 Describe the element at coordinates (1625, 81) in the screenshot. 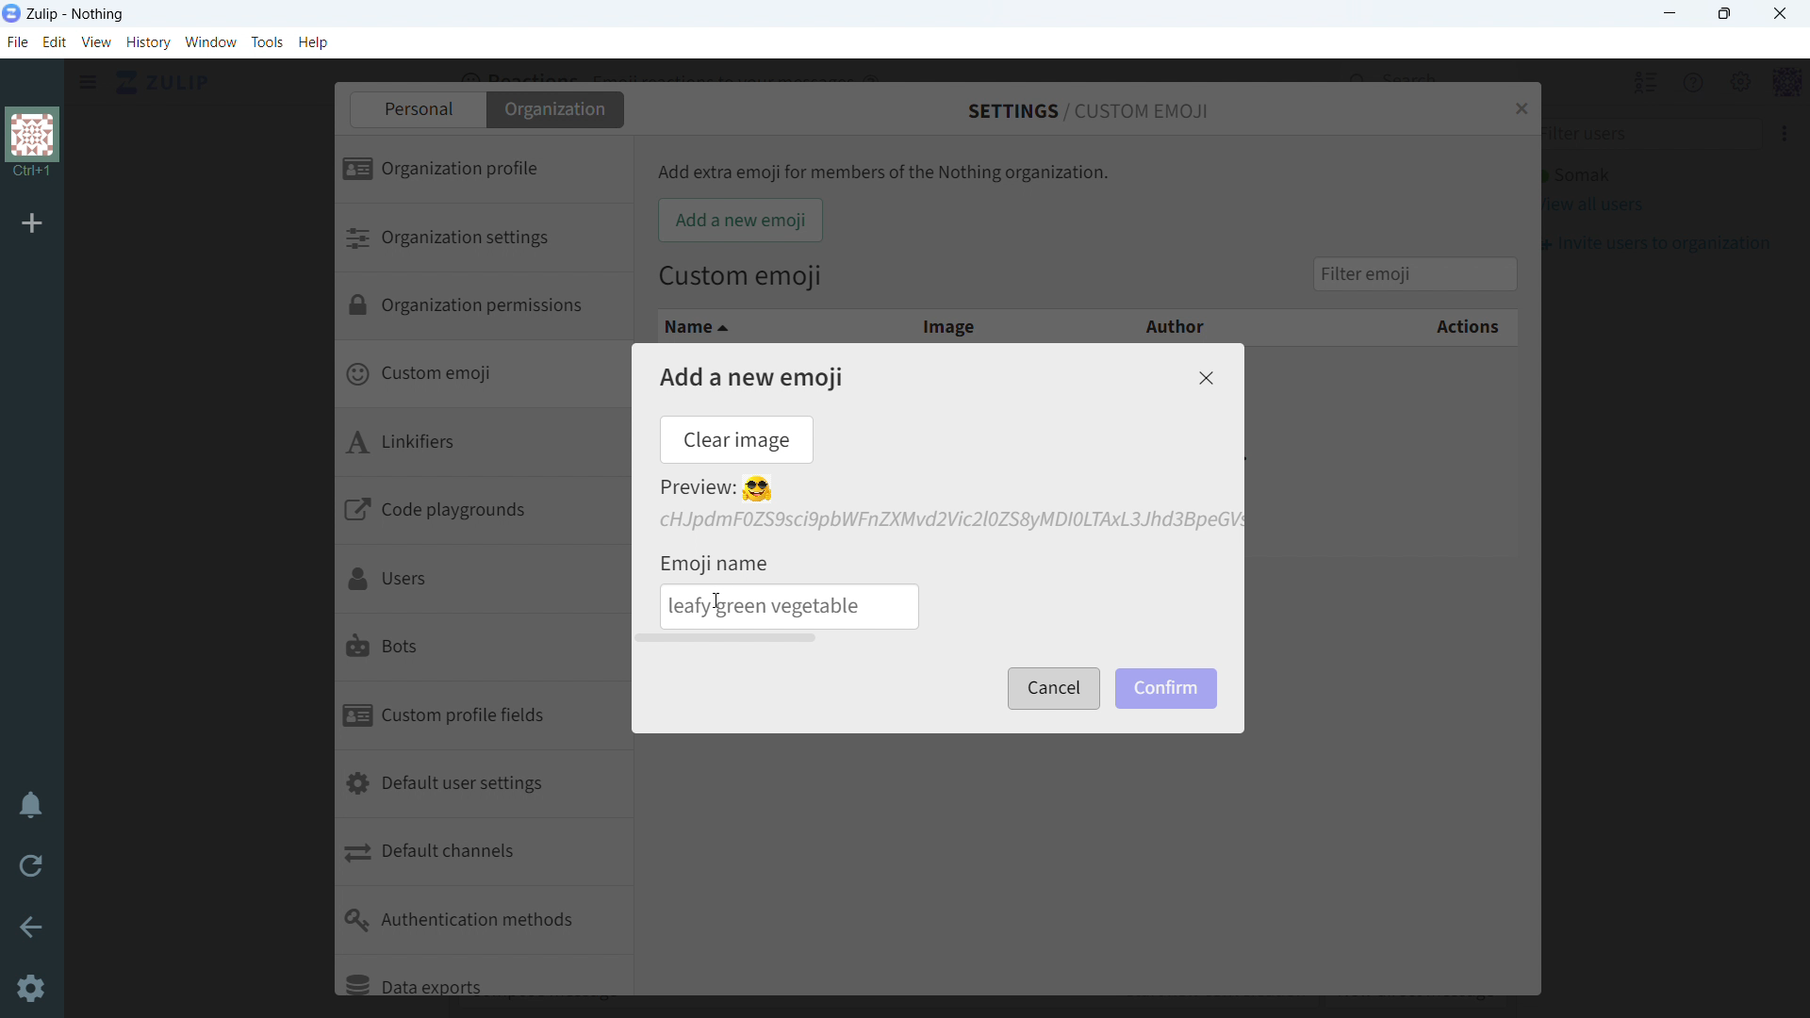

I see `hide user list` at that location.